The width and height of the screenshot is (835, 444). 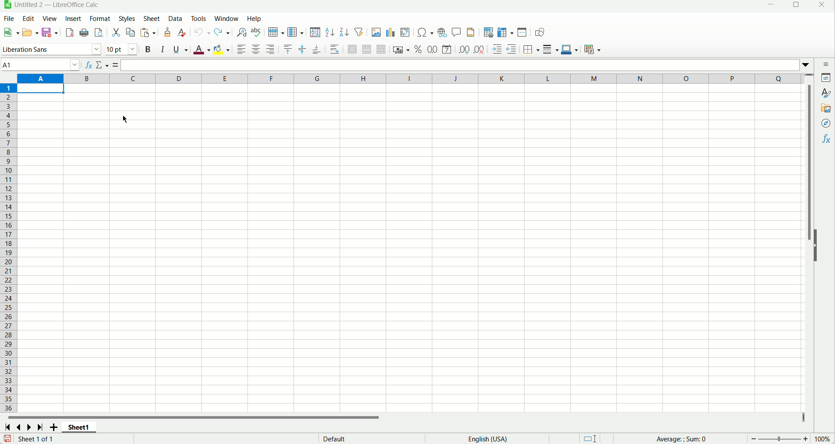 What do you see at coordinates (404, 418) in the screenshot?
I see `Horizontal scroll bar` at bounding box center [404, 418].